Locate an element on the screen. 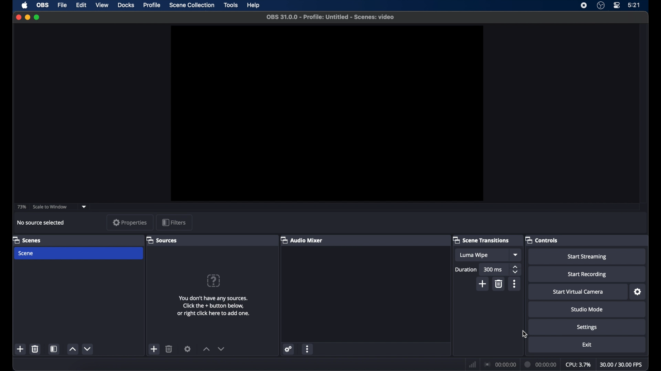  time is located at coordinates (634, 5).